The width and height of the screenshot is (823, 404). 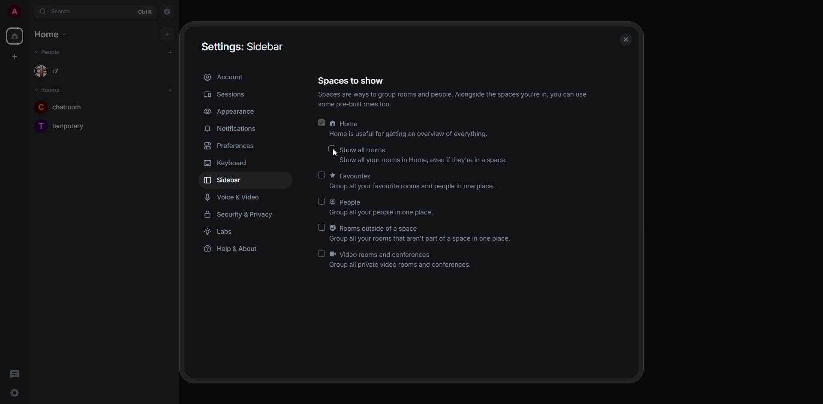 What do you see at coordinates (60, 124) in the screenshot?
I see `temporary` at bounding box center [60, 124].